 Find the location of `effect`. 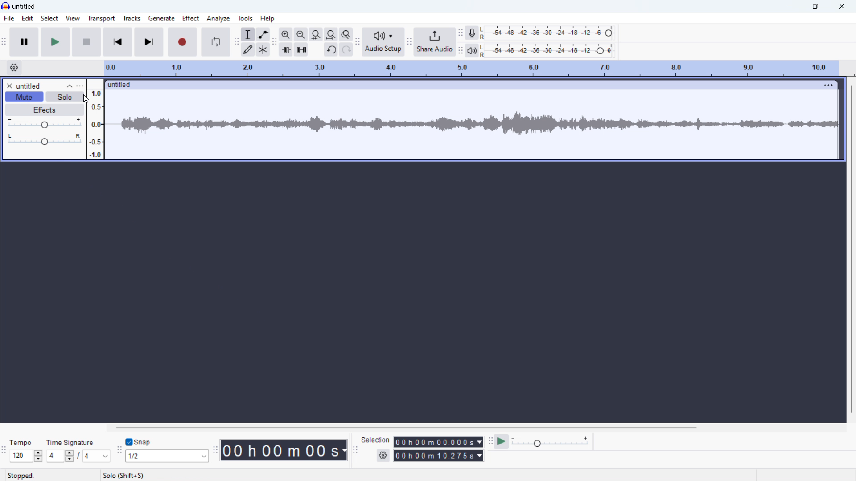

effect is located at coordinates (191, 18).